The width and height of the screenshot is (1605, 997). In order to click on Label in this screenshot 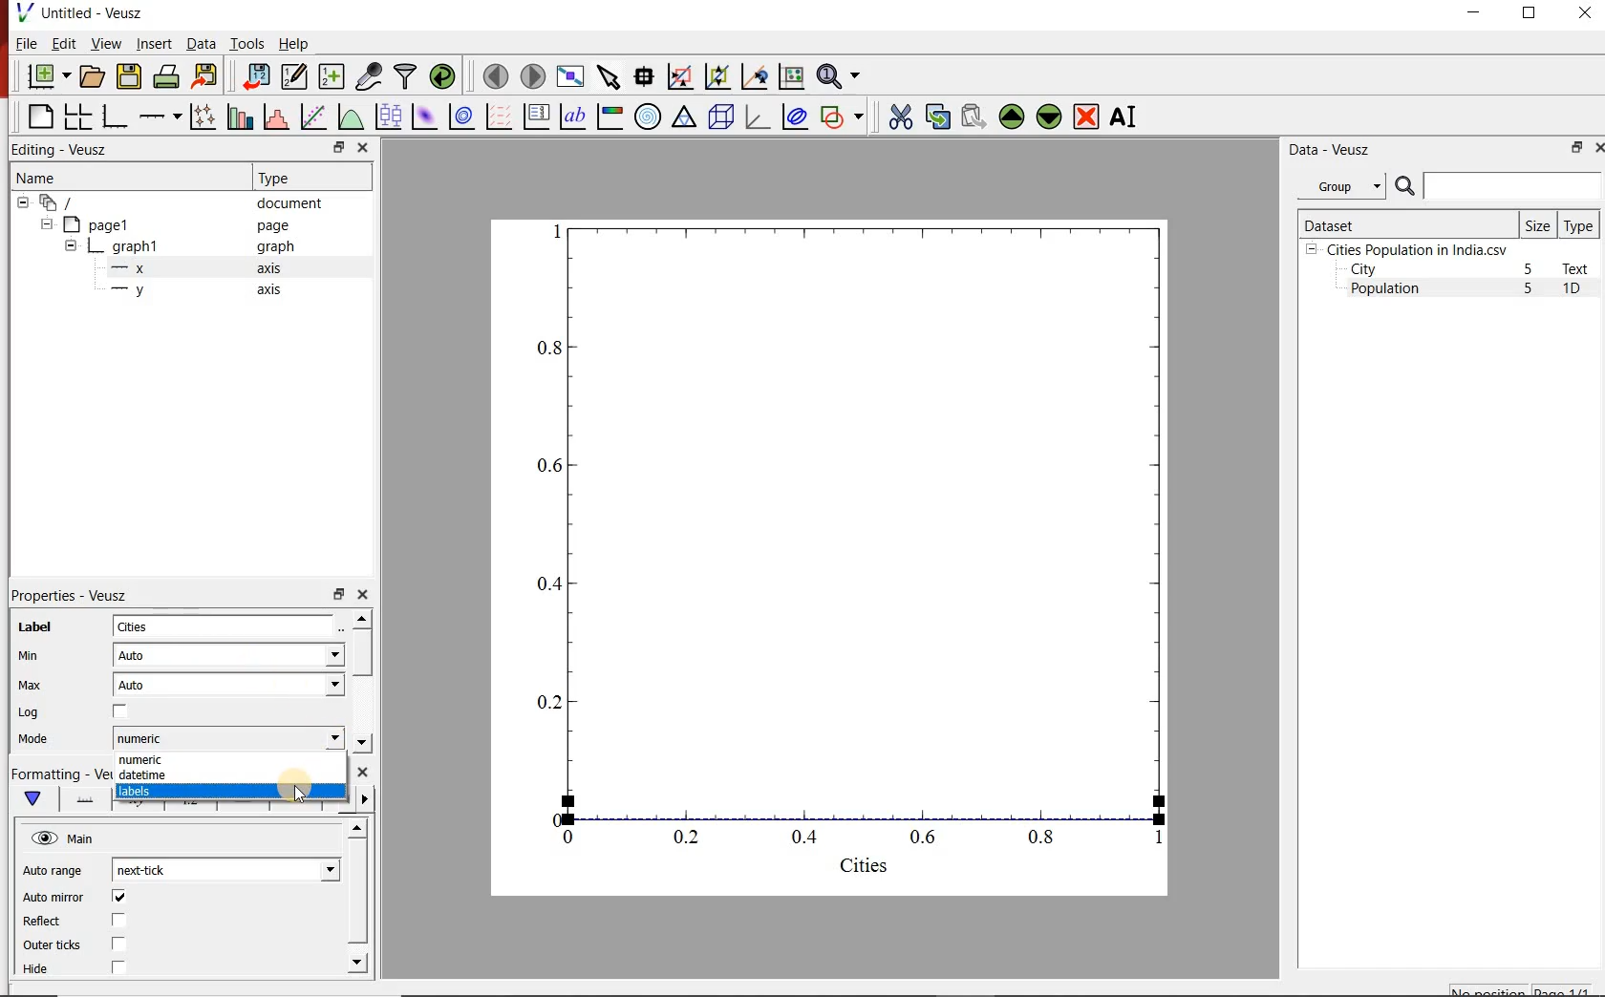, I will do `click(31, 626)`.